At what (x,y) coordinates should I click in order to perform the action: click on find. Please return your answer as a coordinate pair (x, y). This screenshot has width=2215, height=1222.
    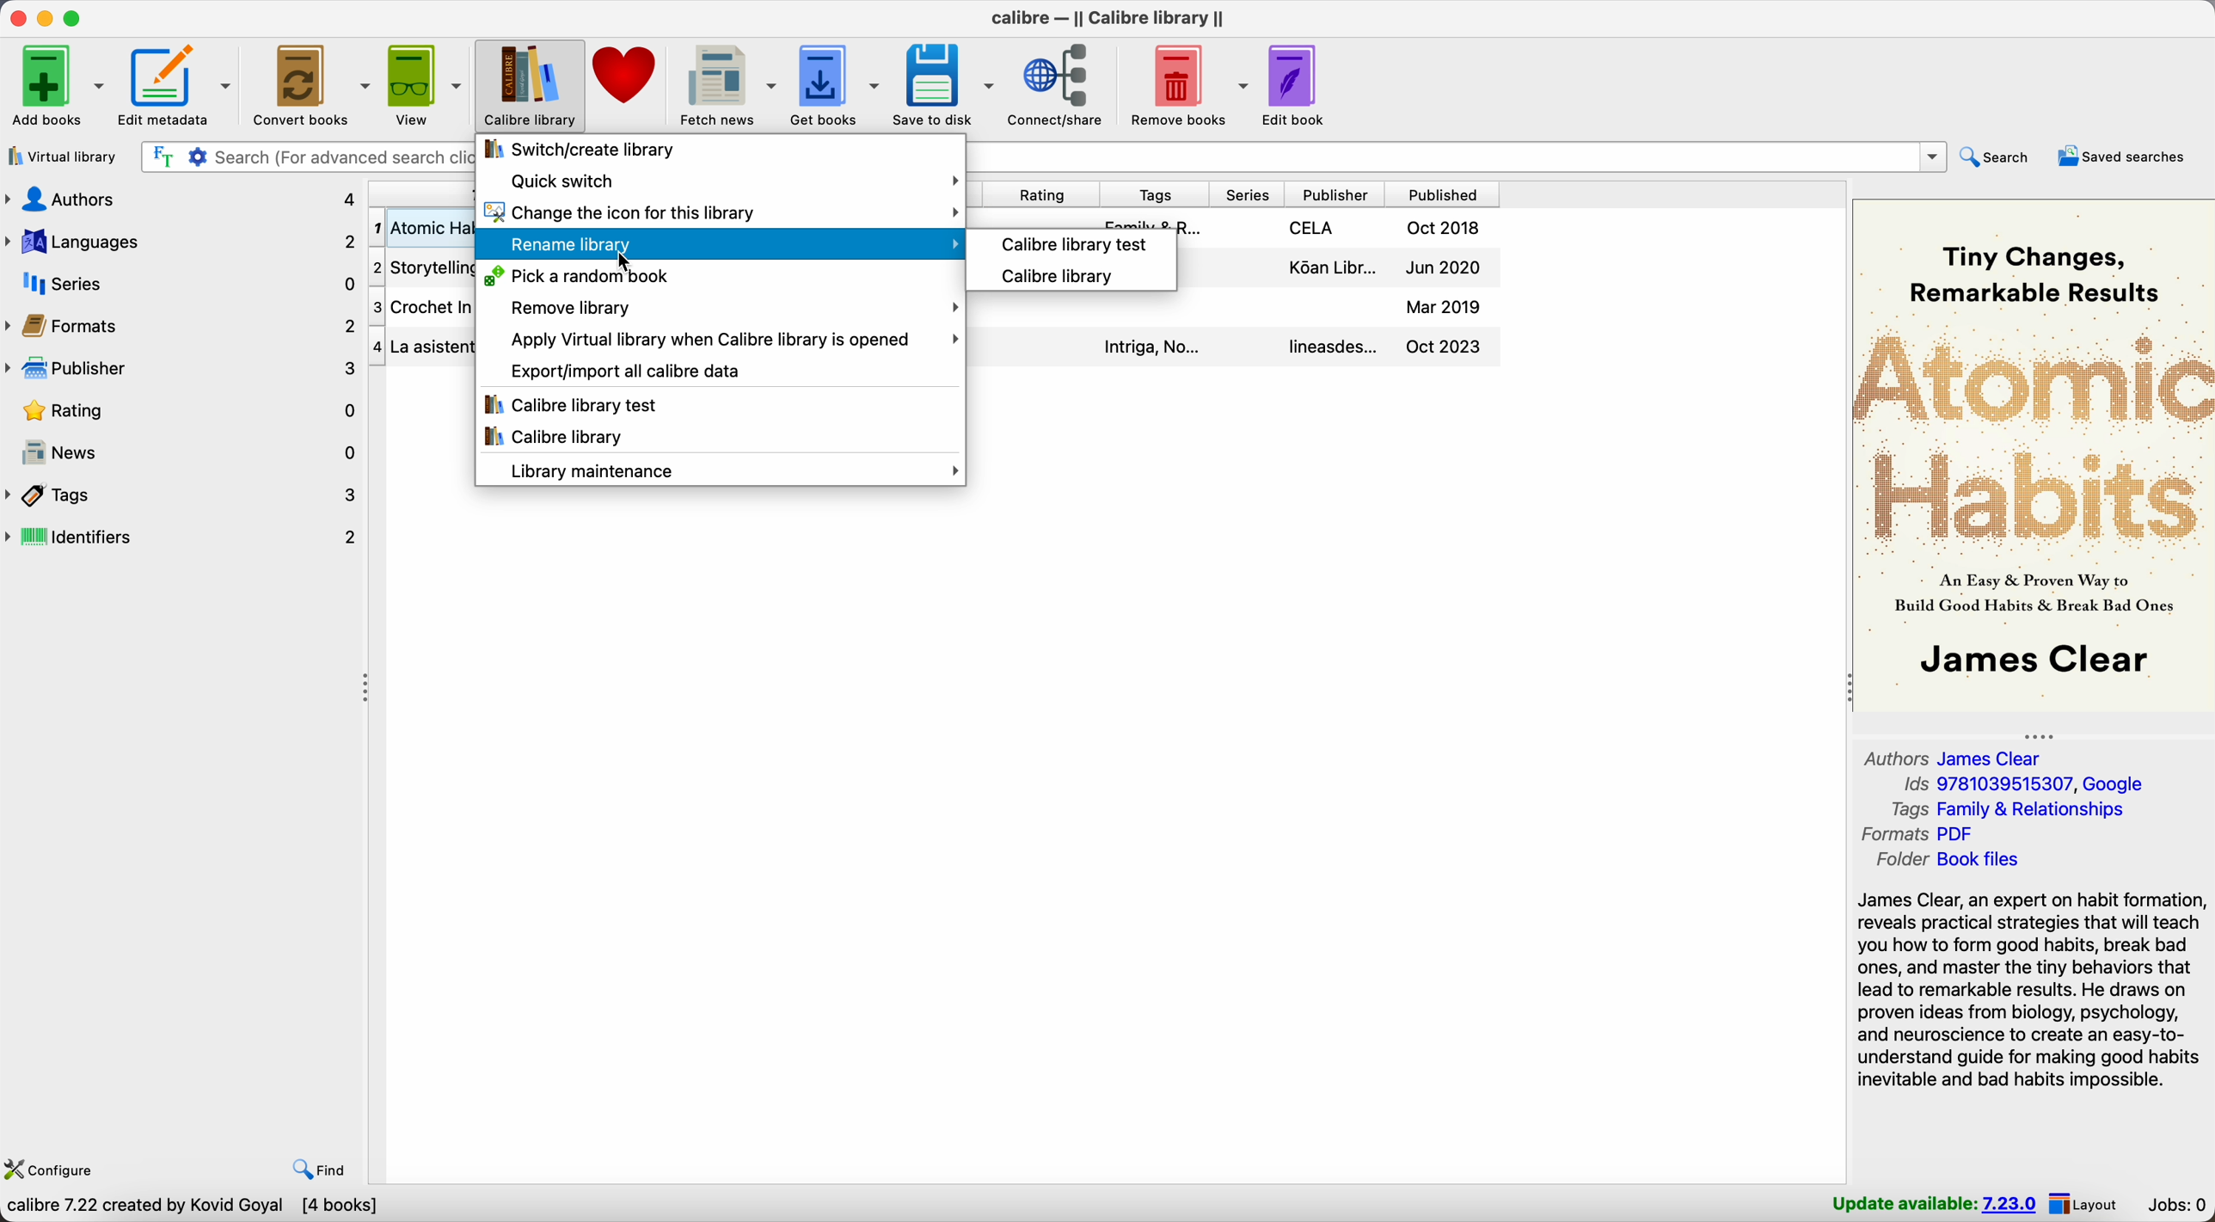
    Looking at the image, I should click on (318, 1170).